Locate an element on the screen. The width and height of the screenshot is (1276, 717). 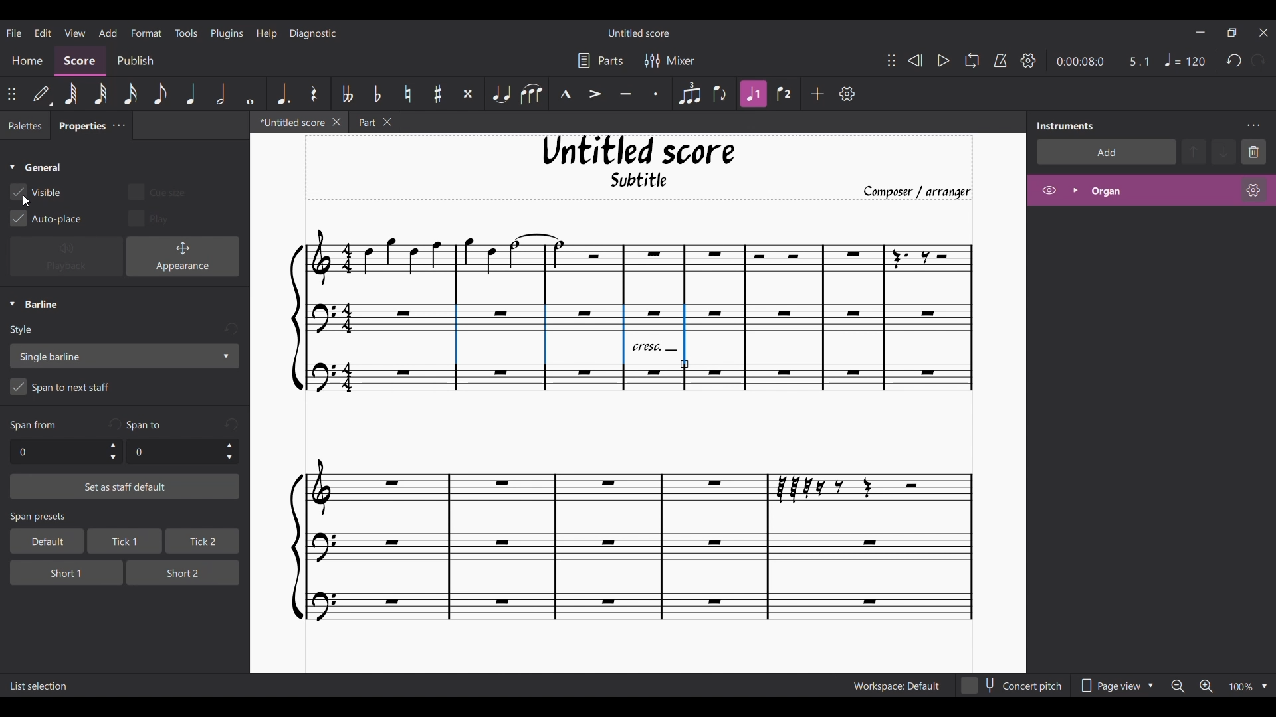
tick 1 is located at coordinates (122, 542).